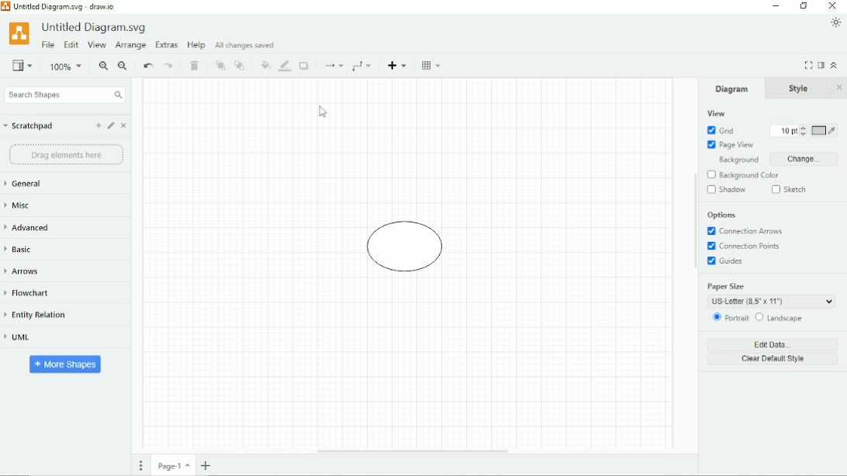 This screenshot has height=476, width=847. What do you see at coordinates (840, 88) in the screenshot?
I see `Close` at bounding box center [840, 88].